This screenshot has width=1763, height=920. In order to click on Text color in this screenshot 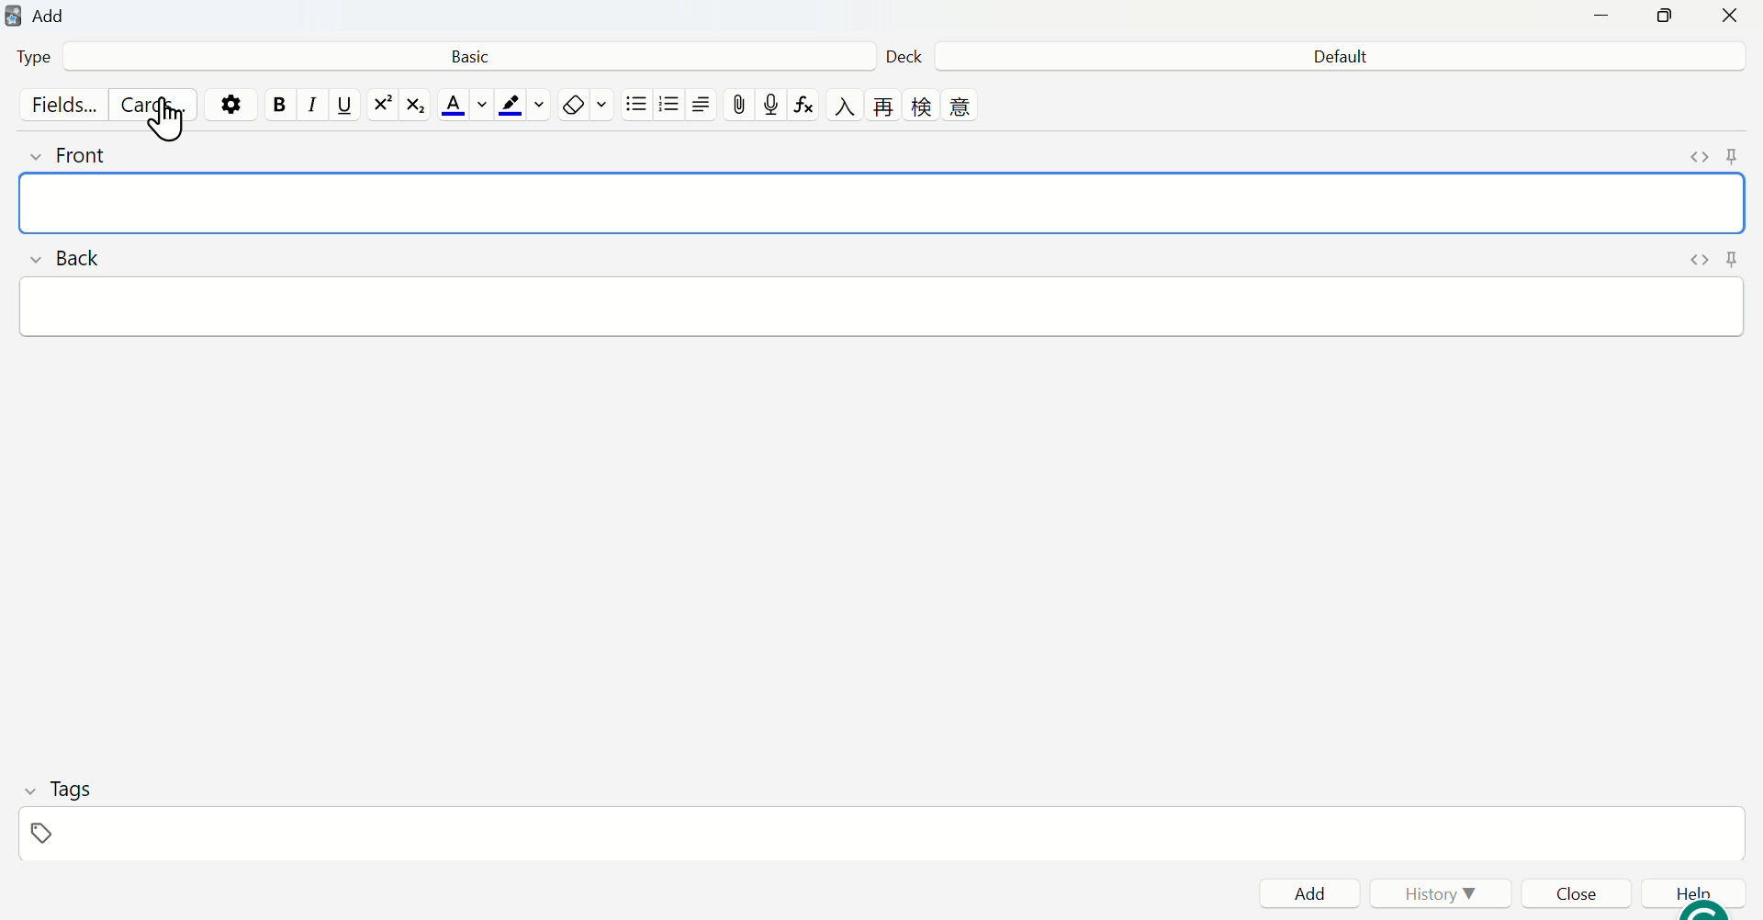, I will do `click(463, 104)`.